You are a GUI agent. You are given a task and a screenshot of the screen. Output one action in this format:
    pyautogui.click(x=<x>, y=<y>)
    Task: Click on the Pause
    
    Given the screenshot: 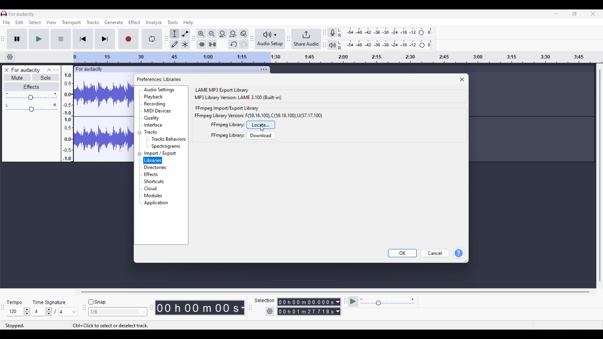 What is the action you would take?
    pyautogui.click(x=17, y=39)
    